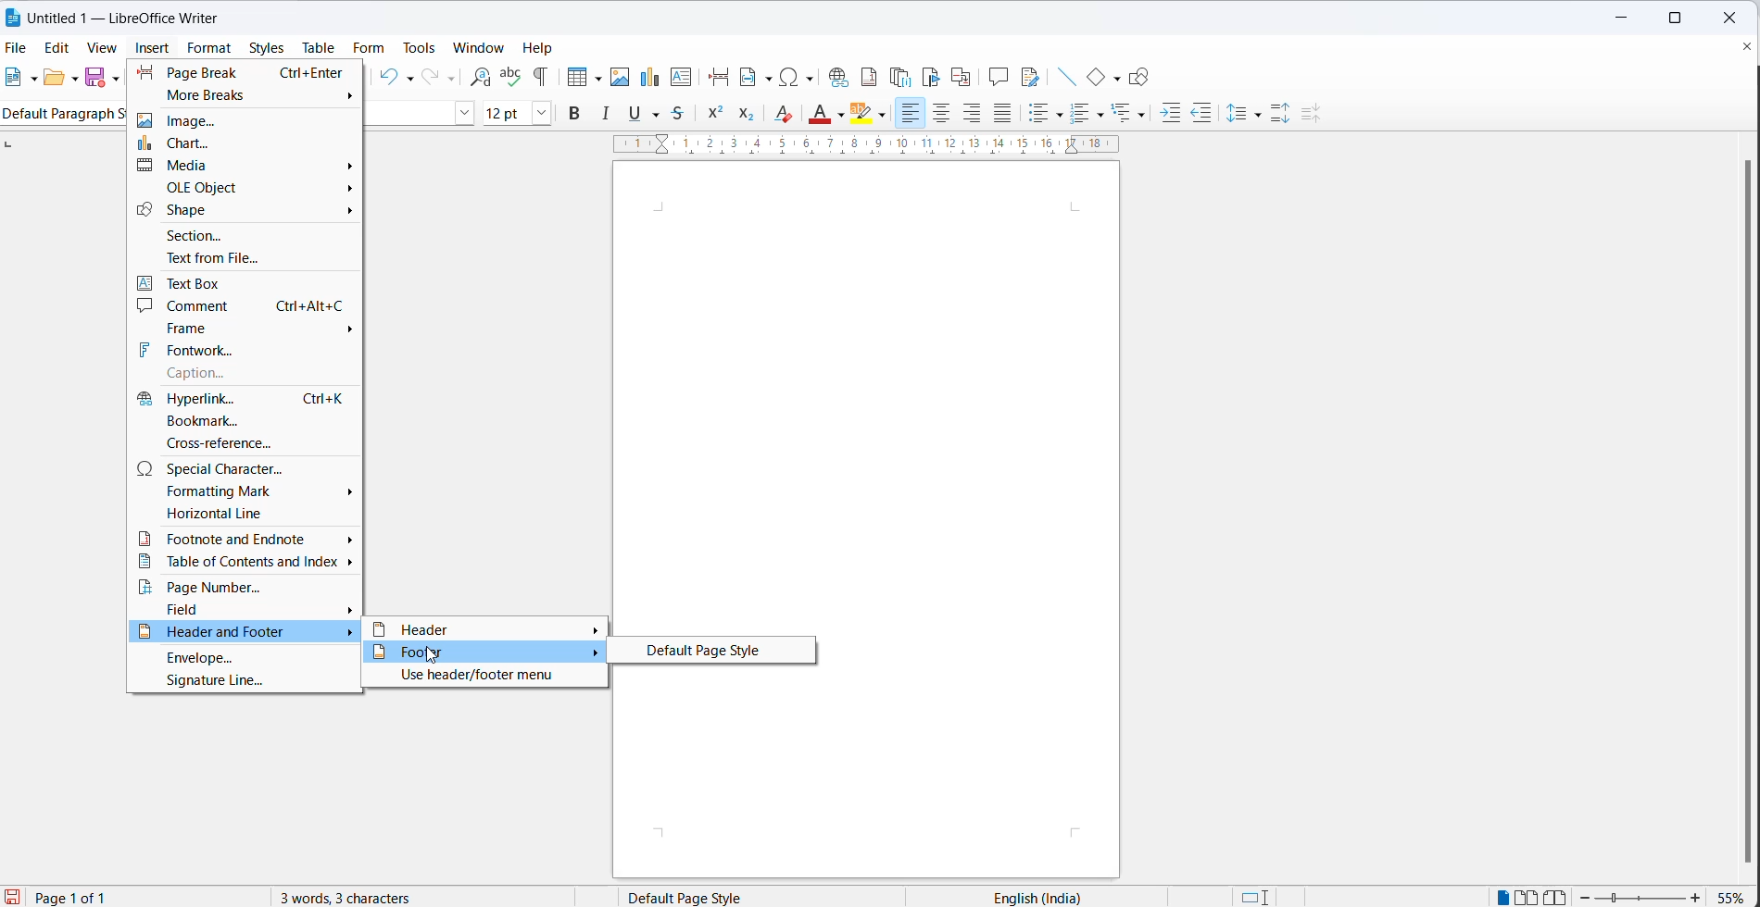 This screenshot has height=907, width=1760. Describe the element at coordinates (537, 78) in the screenshot. I see `toggle formatting marks` at that location.